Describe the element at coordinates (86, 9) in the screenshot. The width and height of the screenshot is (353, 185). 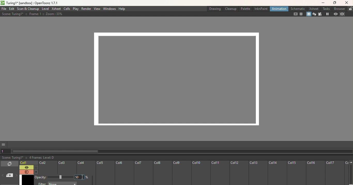
I see `Render` at that location.